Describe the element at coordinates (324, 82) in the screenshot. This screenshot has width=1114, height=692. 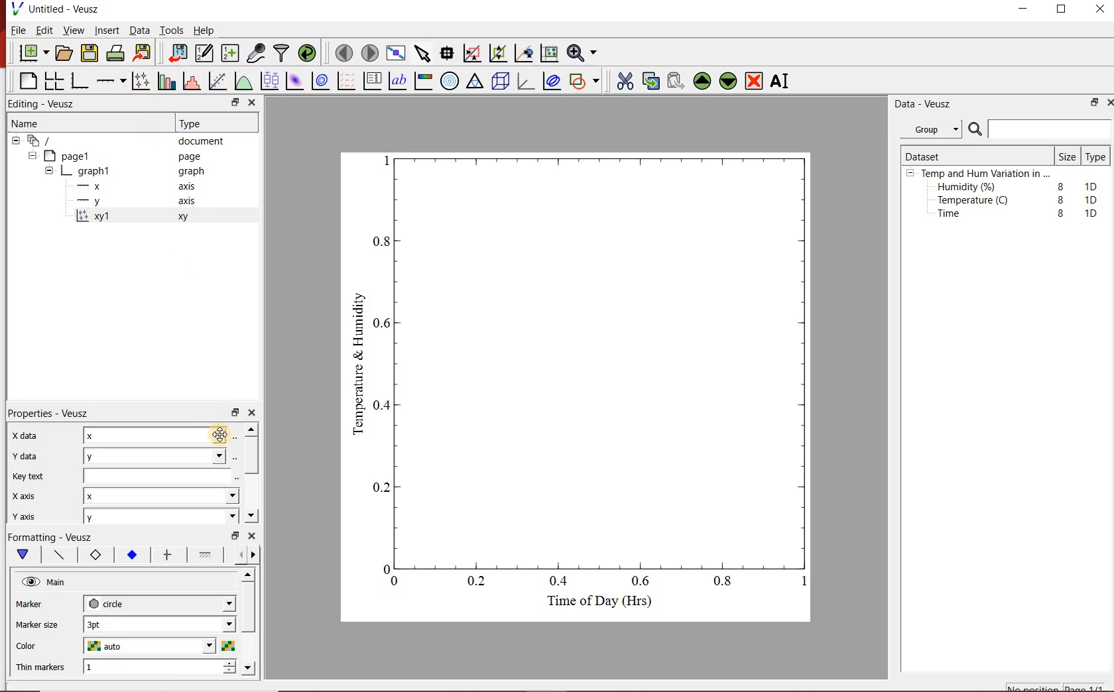
I see `plot a 2d dataset as contours` at that location.